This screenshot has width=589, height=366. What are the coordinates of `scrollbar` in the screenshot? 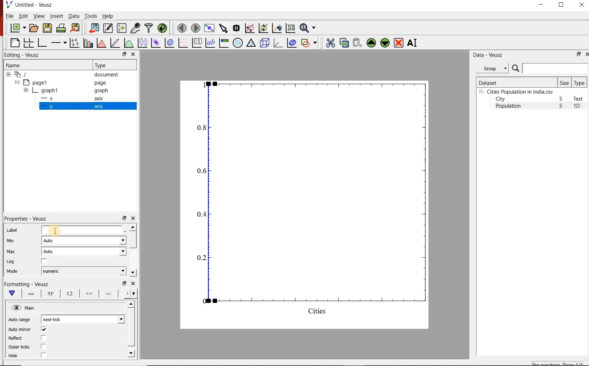 It's located at (133, 250).